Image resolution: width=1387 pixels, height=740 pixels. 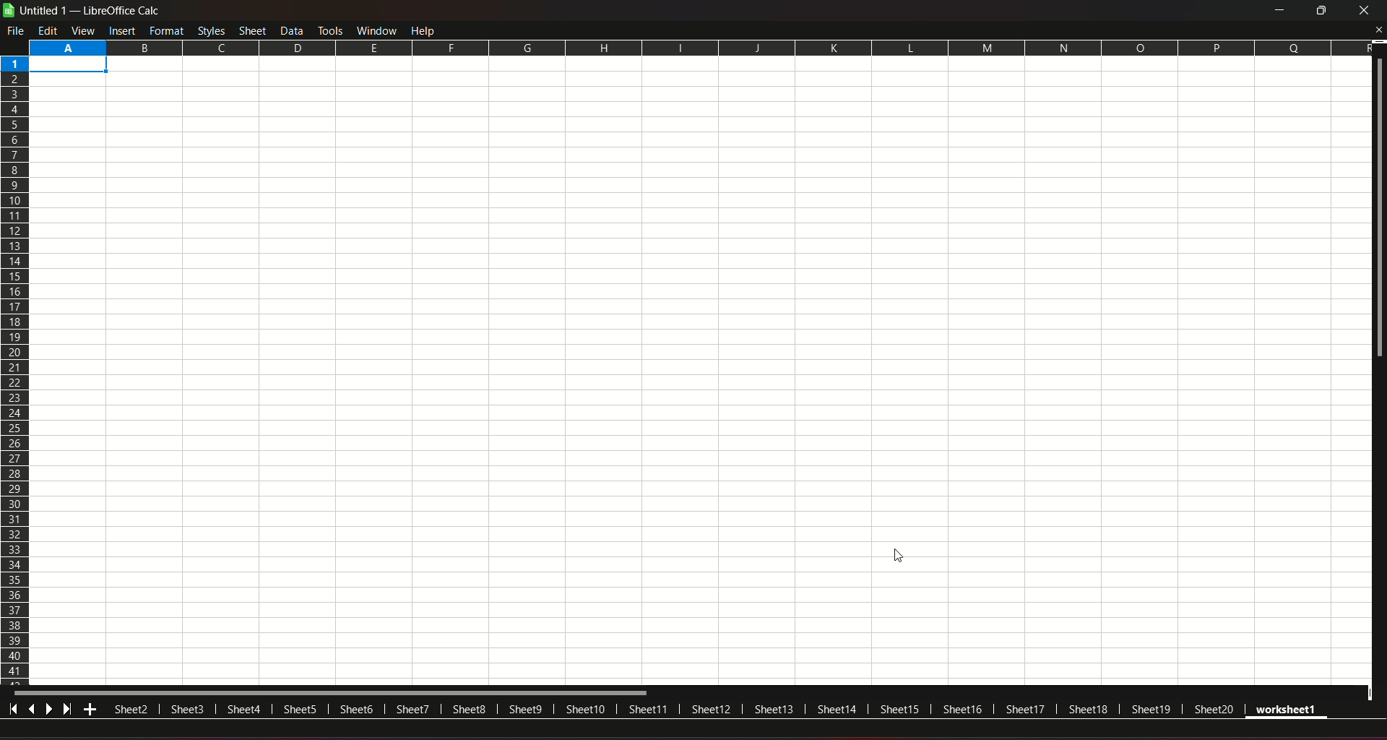 What do you see at coordinates (1378, 216) in the screenshot?
I see `vertical scroll` at bounding box center [1378, 216].